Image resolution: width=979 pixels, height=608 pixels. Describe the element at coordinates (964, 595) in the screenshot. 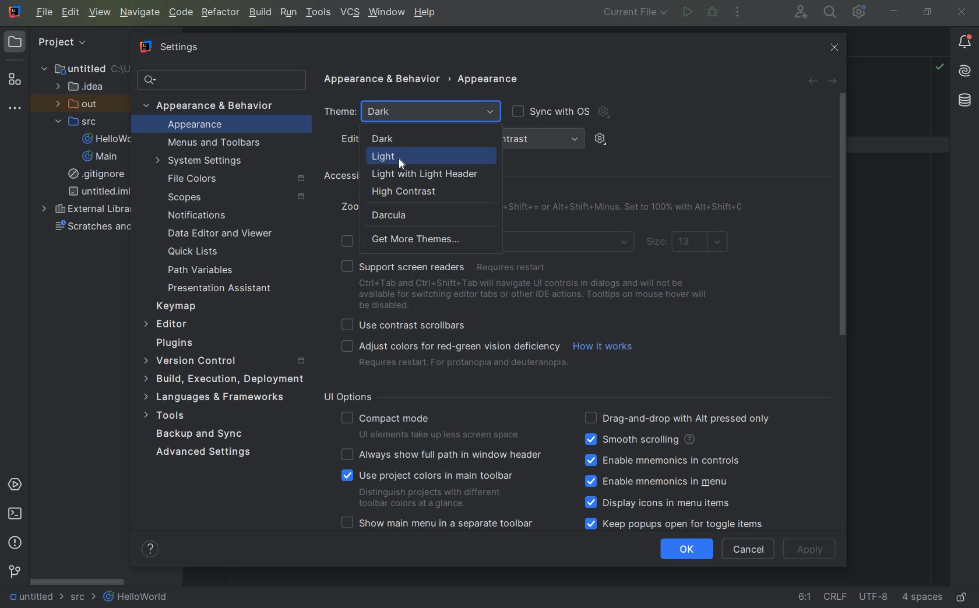

I see `edit or read only mode` at that location.